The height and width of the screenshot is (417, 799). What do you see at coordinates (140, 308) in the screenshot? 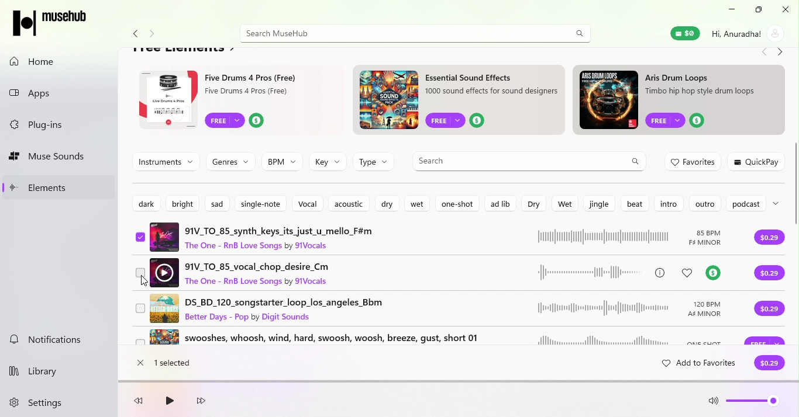
I see `Select musi` at bounding box center [140, 308].